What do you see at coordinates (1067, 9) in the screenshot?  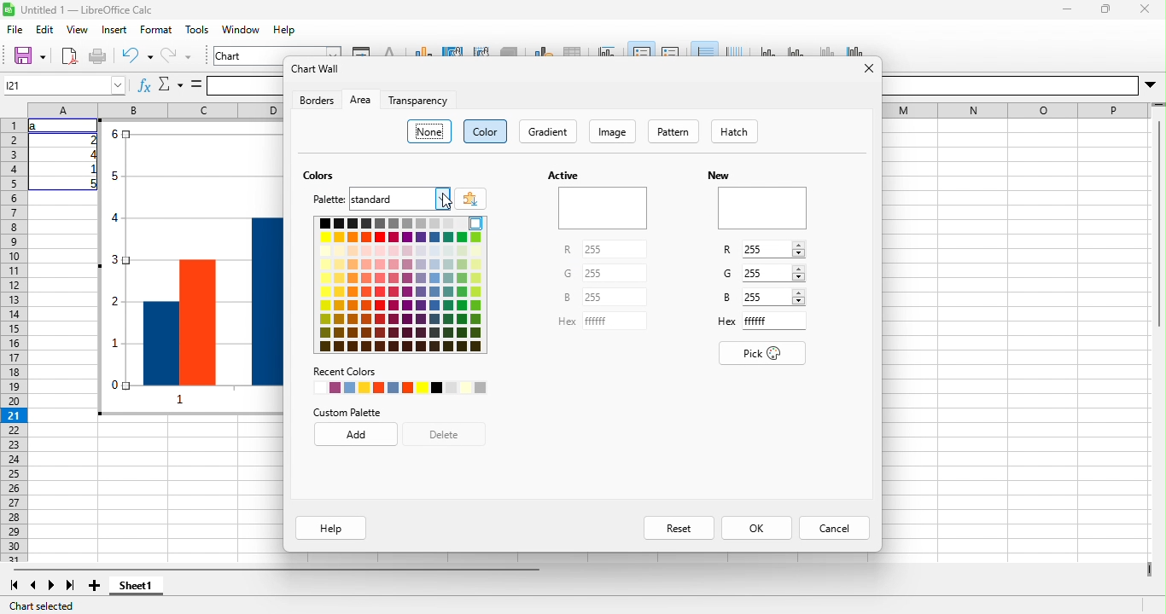 I see `minimize` at bounding box center [1067, 9].